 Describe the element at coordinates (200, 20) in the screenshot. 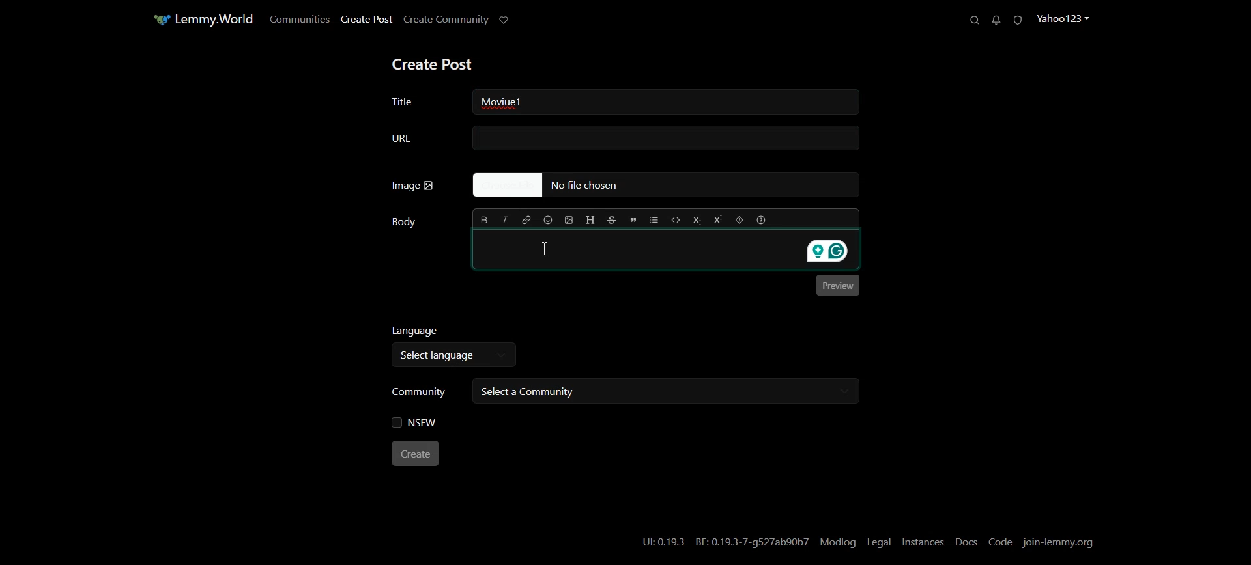

I see `Home Page` at that location.